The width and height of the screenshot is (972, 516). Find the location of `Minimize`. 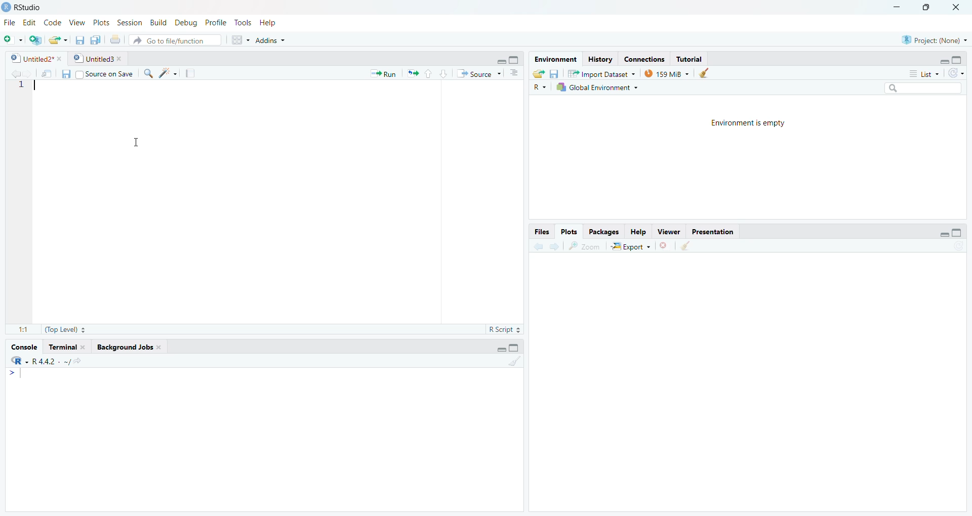

Minimize is located at coordinates (943, 59).